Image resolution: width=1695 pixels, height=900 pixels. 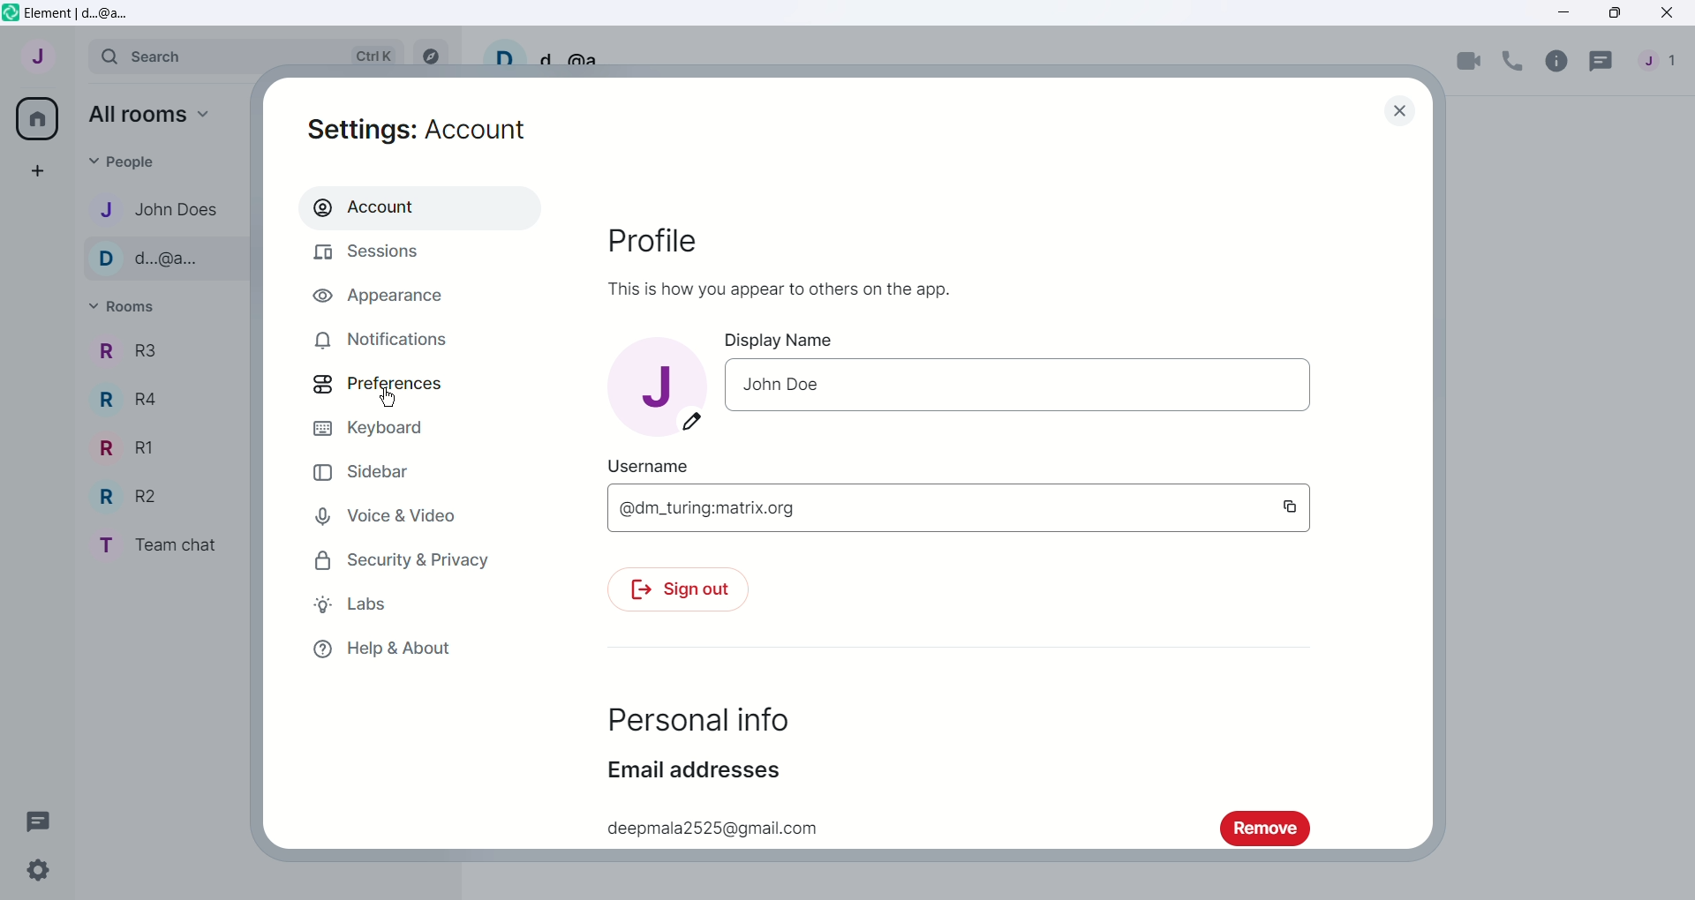 I want to click on Minimize, so click(x=1565, y=11).